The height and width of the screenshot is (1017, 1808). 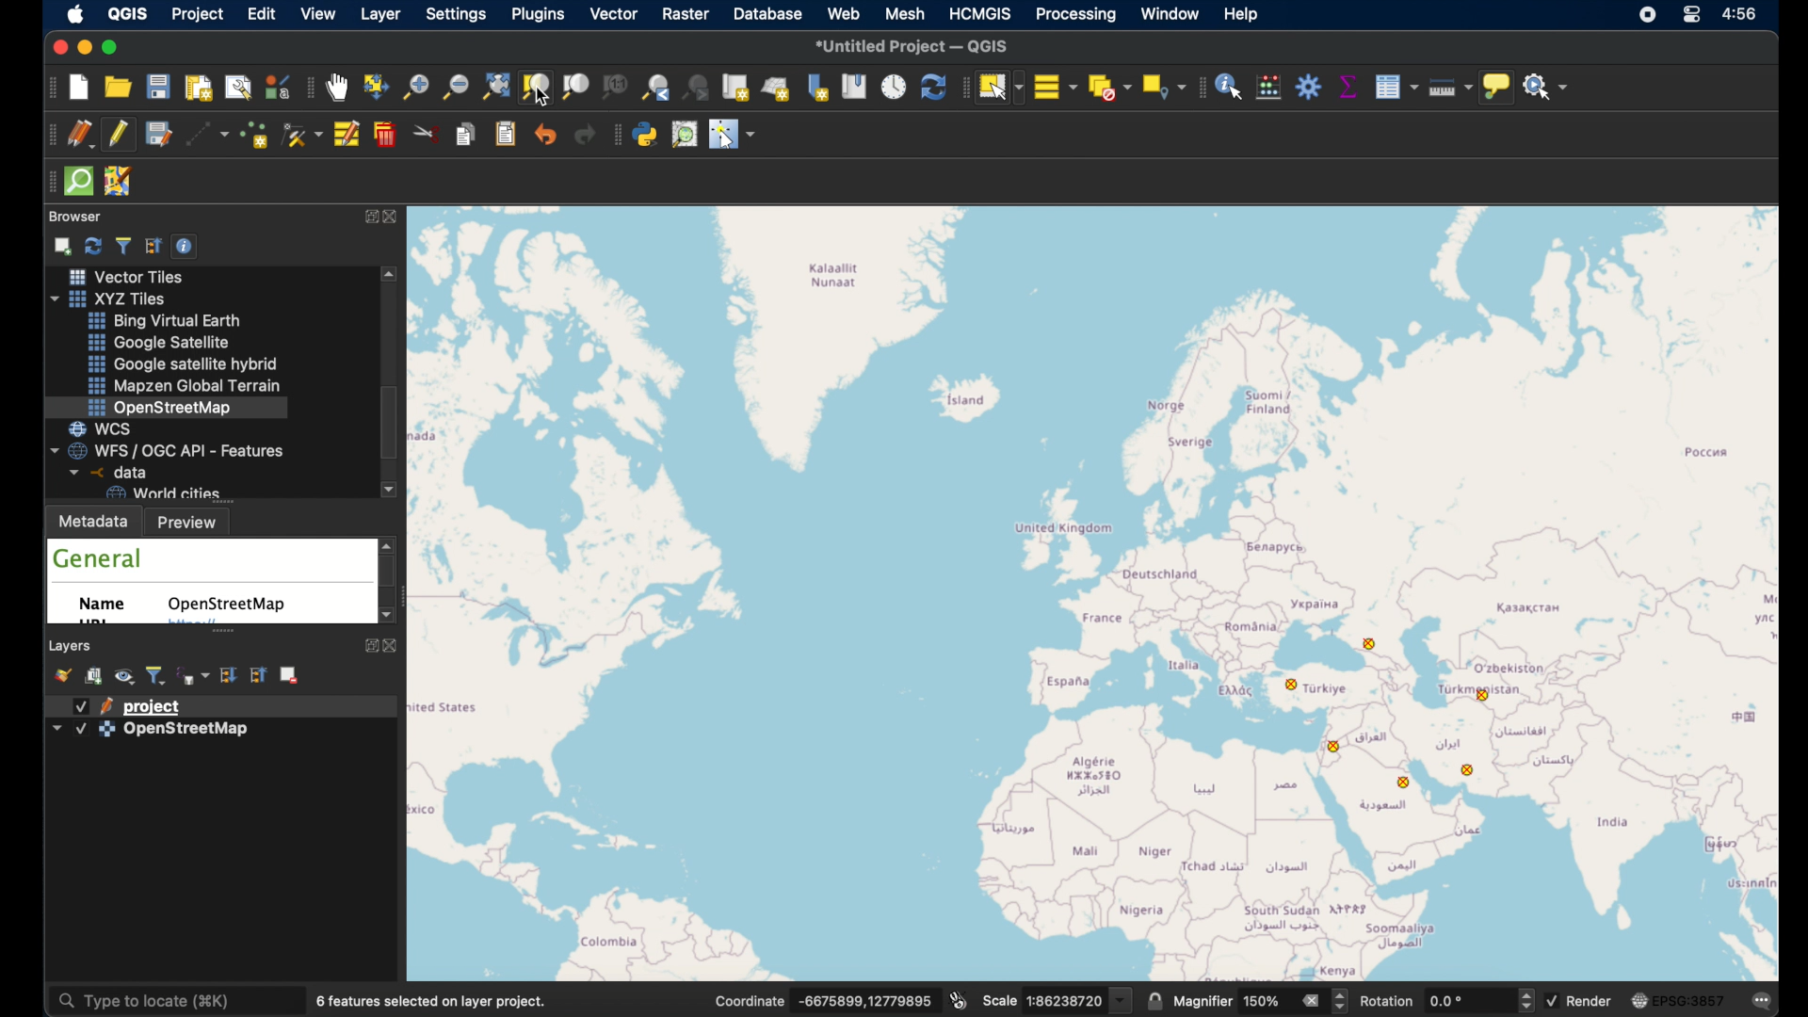 What do you see at coordinates (1396, 87) in the screenshot?
I see `show attribute table` at bounding box center [1396, 87].